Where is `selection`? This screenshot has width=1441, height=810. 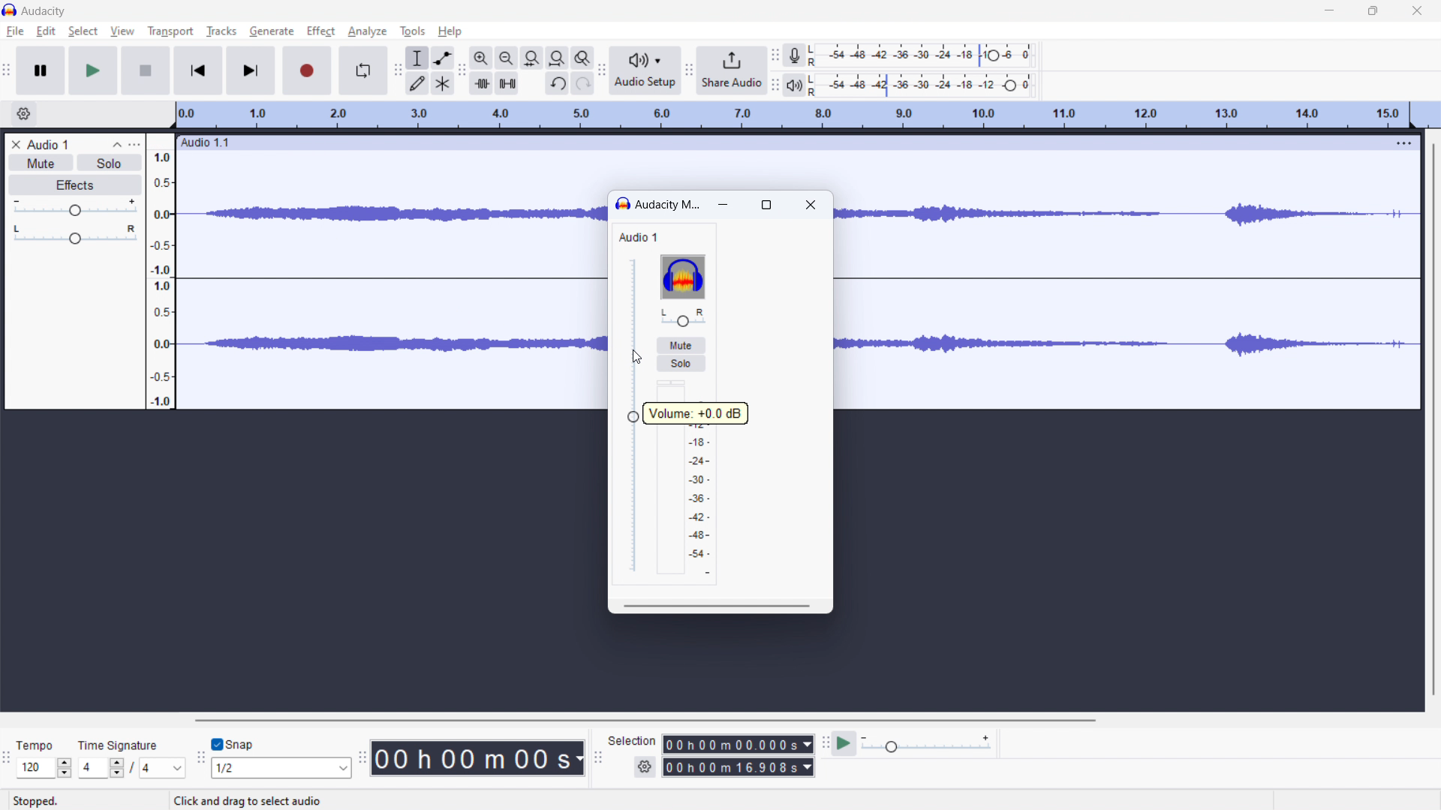 selection is located at coordinates (632, 743).